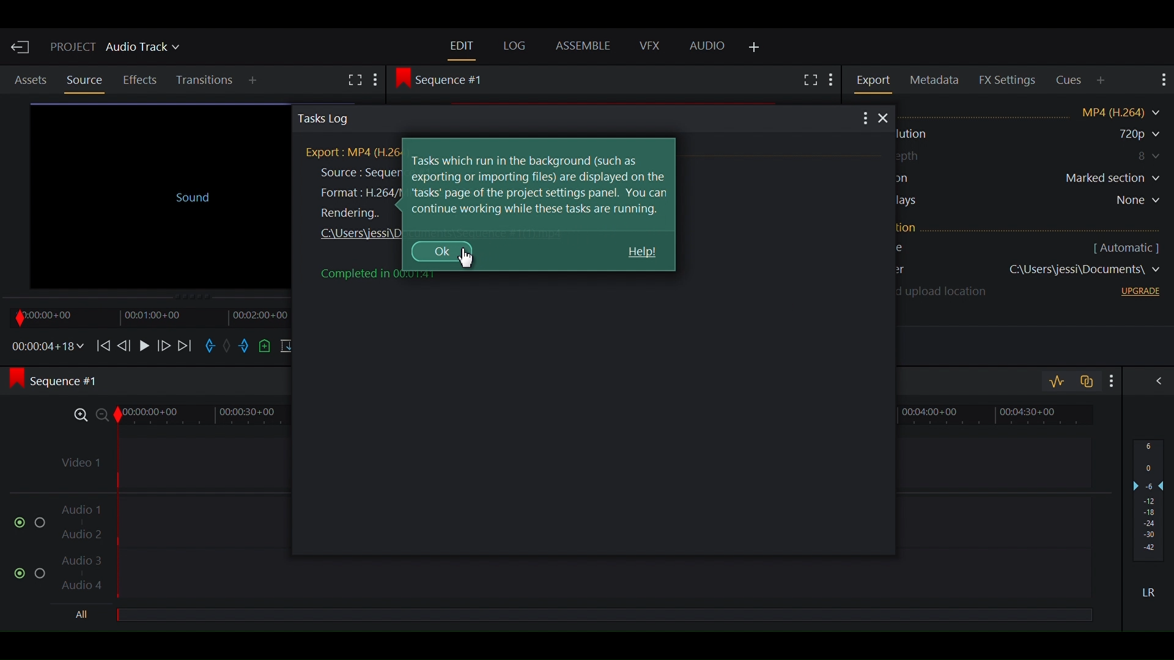  What do you see at coordinates (641, 253) in the screenshot?
I see `Help` at bounding box center [641, 253].